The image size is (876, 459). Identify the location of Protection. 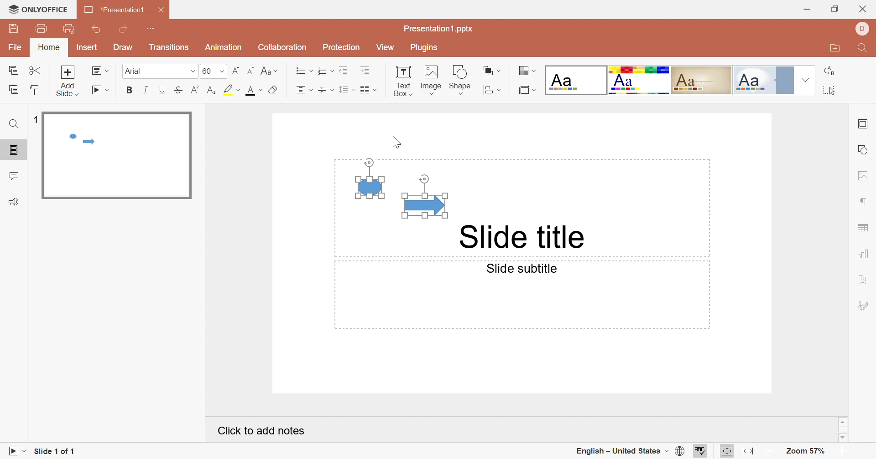
(343, 49).